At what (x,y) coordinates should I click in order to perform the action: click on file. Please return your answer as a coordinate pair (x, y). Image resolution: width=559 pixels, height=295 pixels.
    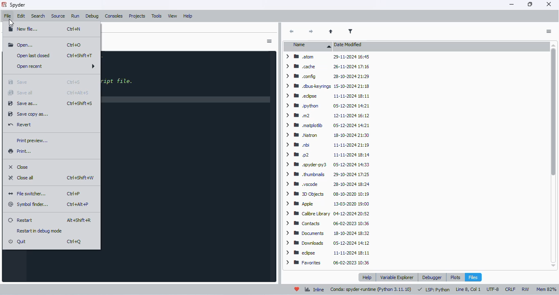
    Looking at the image, I should click on (8, 16).